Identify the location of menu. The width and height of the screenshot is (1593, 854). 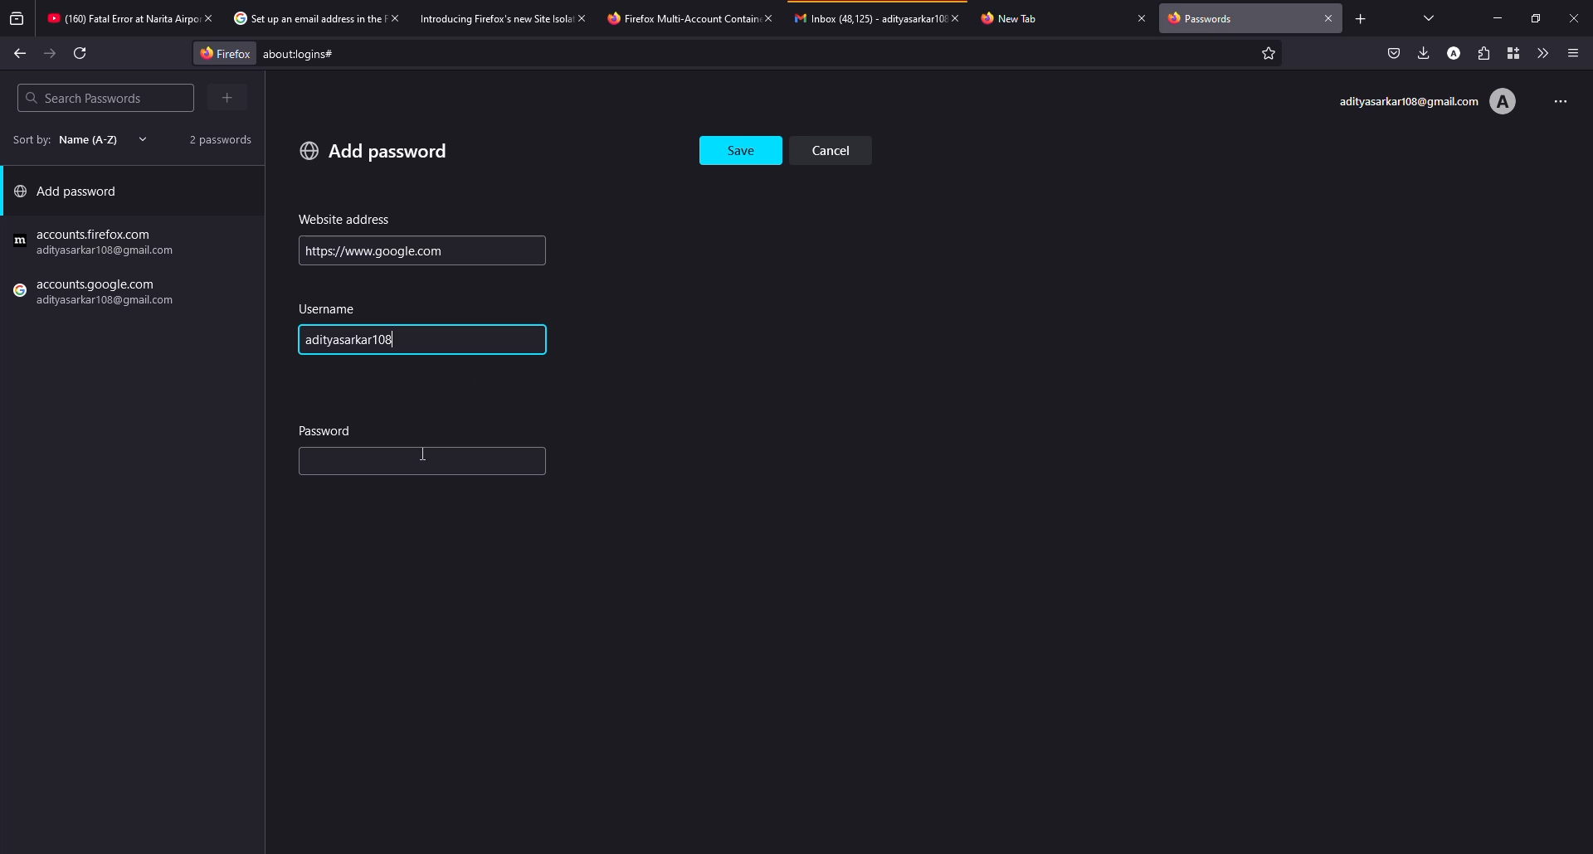
(1573, 53).